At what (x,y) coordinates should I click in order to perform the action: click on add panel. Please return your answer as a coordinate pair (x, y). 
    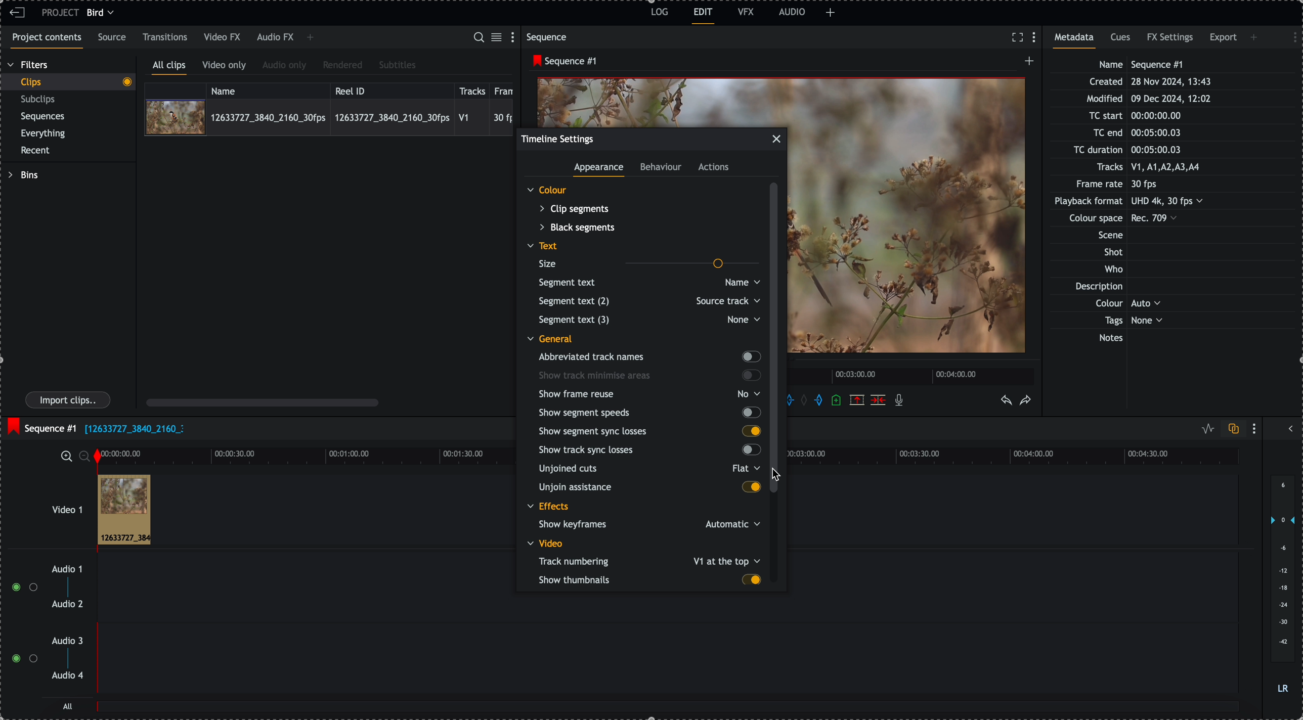
    Looking at the image, I should click on (831, 13).